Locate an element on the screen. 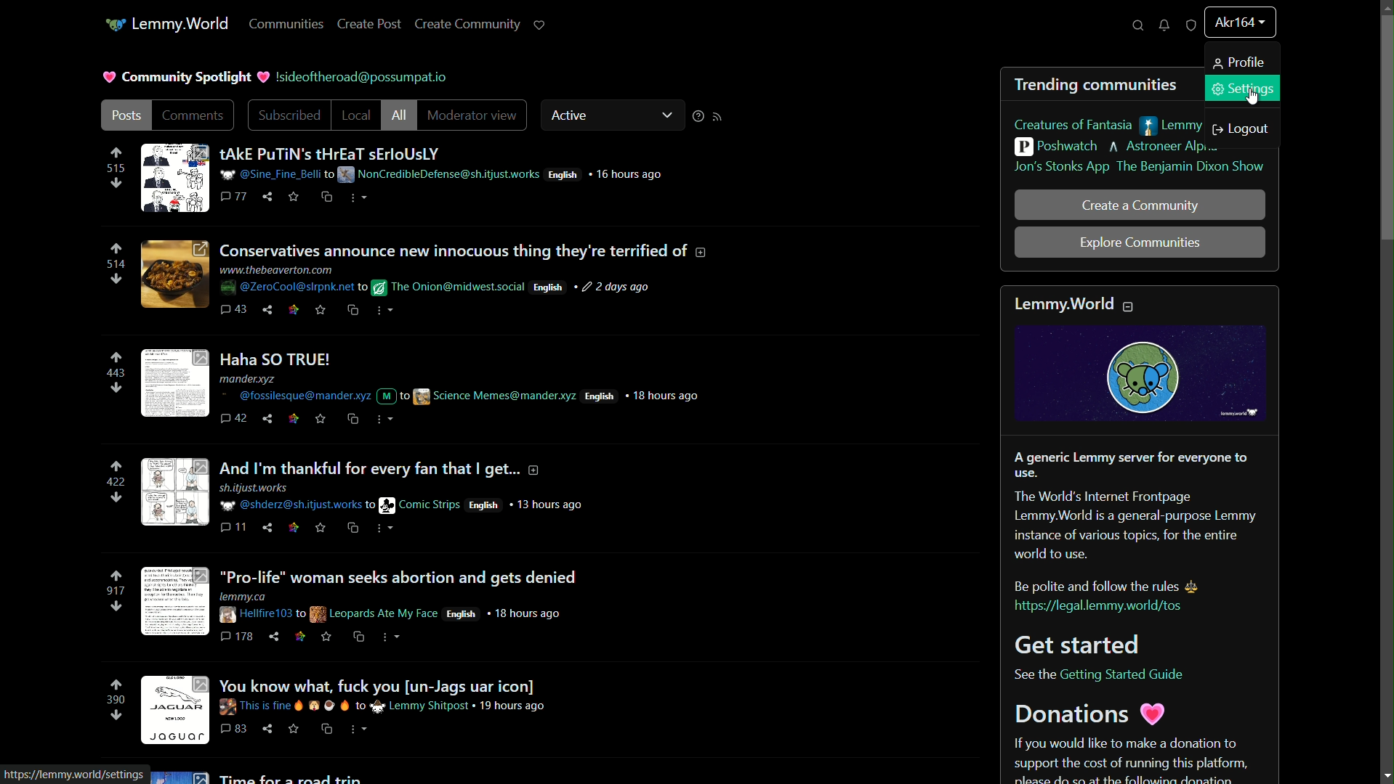 Image resolution: width=1394 pixels, height=784 pixels. create post is located at coordinates (369, 25).